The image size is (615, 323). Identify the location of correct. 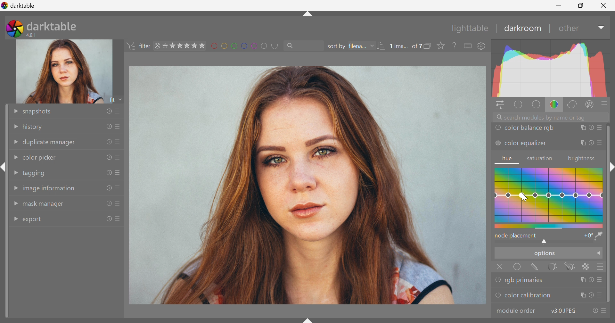
(574, 105).